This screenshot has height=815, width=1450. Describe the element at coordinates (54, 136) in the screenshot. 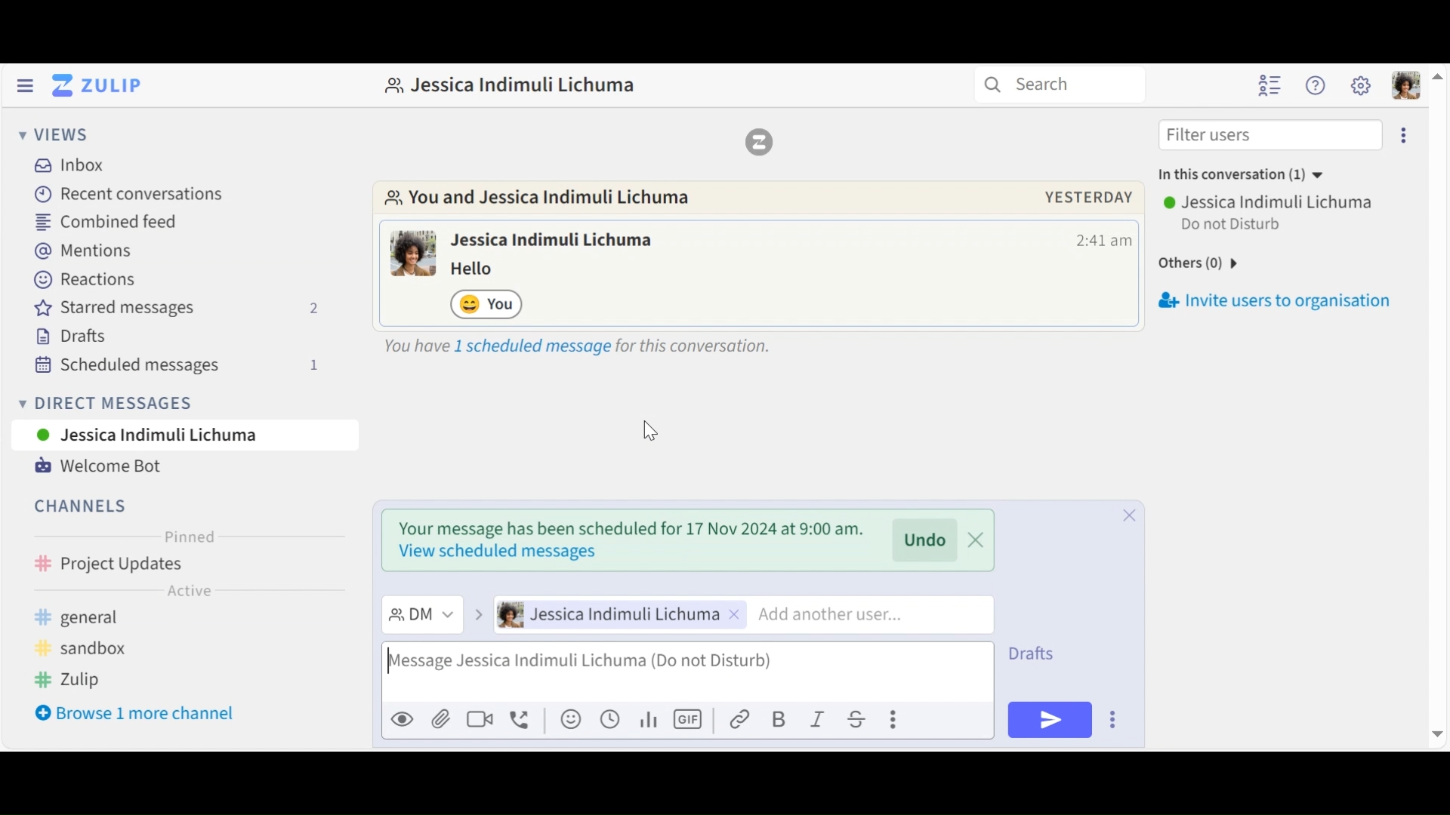

I see `Views` at that location.